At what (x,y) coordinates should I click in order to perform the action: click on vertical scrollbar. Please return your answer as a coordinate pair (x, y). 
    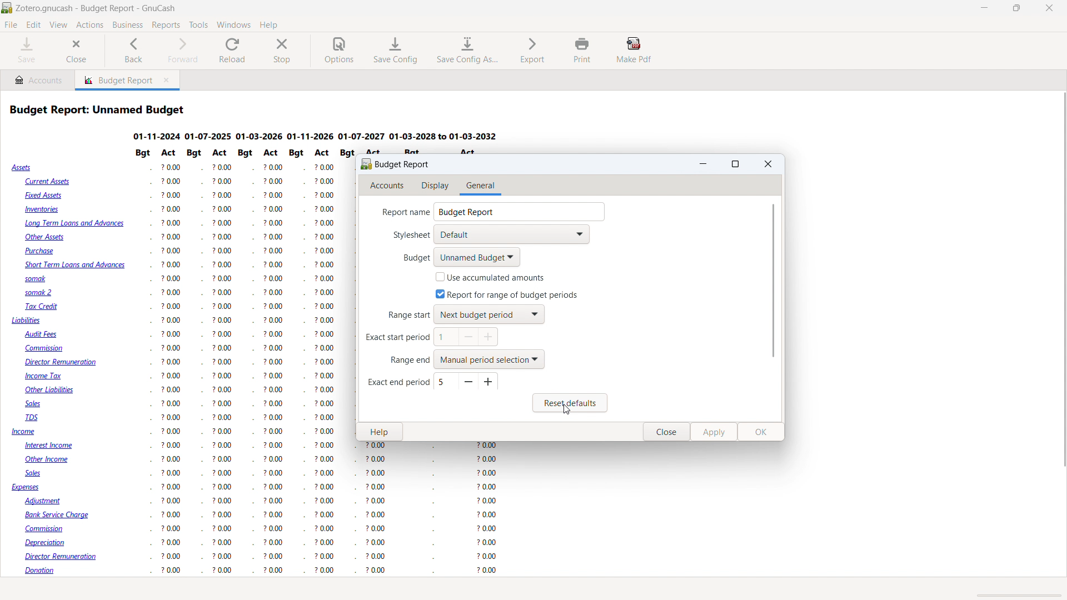
    Looking at the image, I should click on (1060, 265).